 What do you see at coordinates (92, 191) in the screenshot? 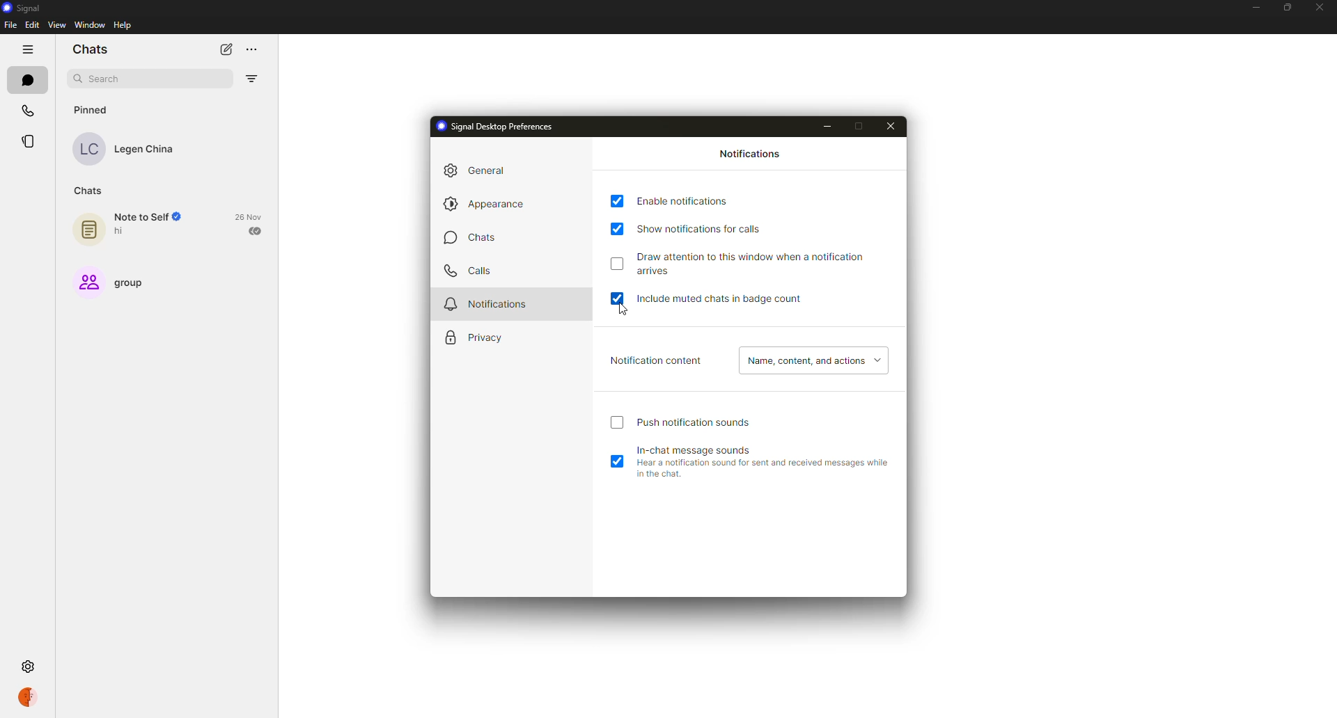
I see `chats` at bounding box center [92, 191].